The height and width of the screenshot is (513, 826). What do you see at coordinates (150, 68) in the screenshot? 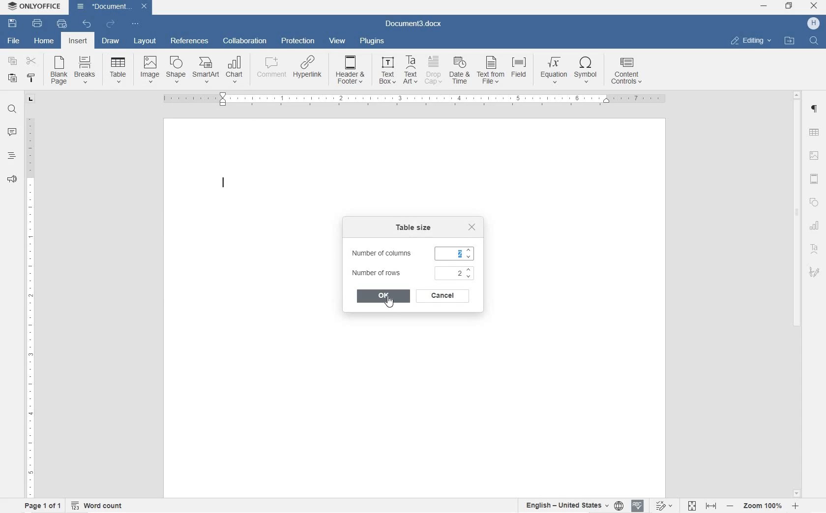
I see `Image` at bounding box center [150, 68].